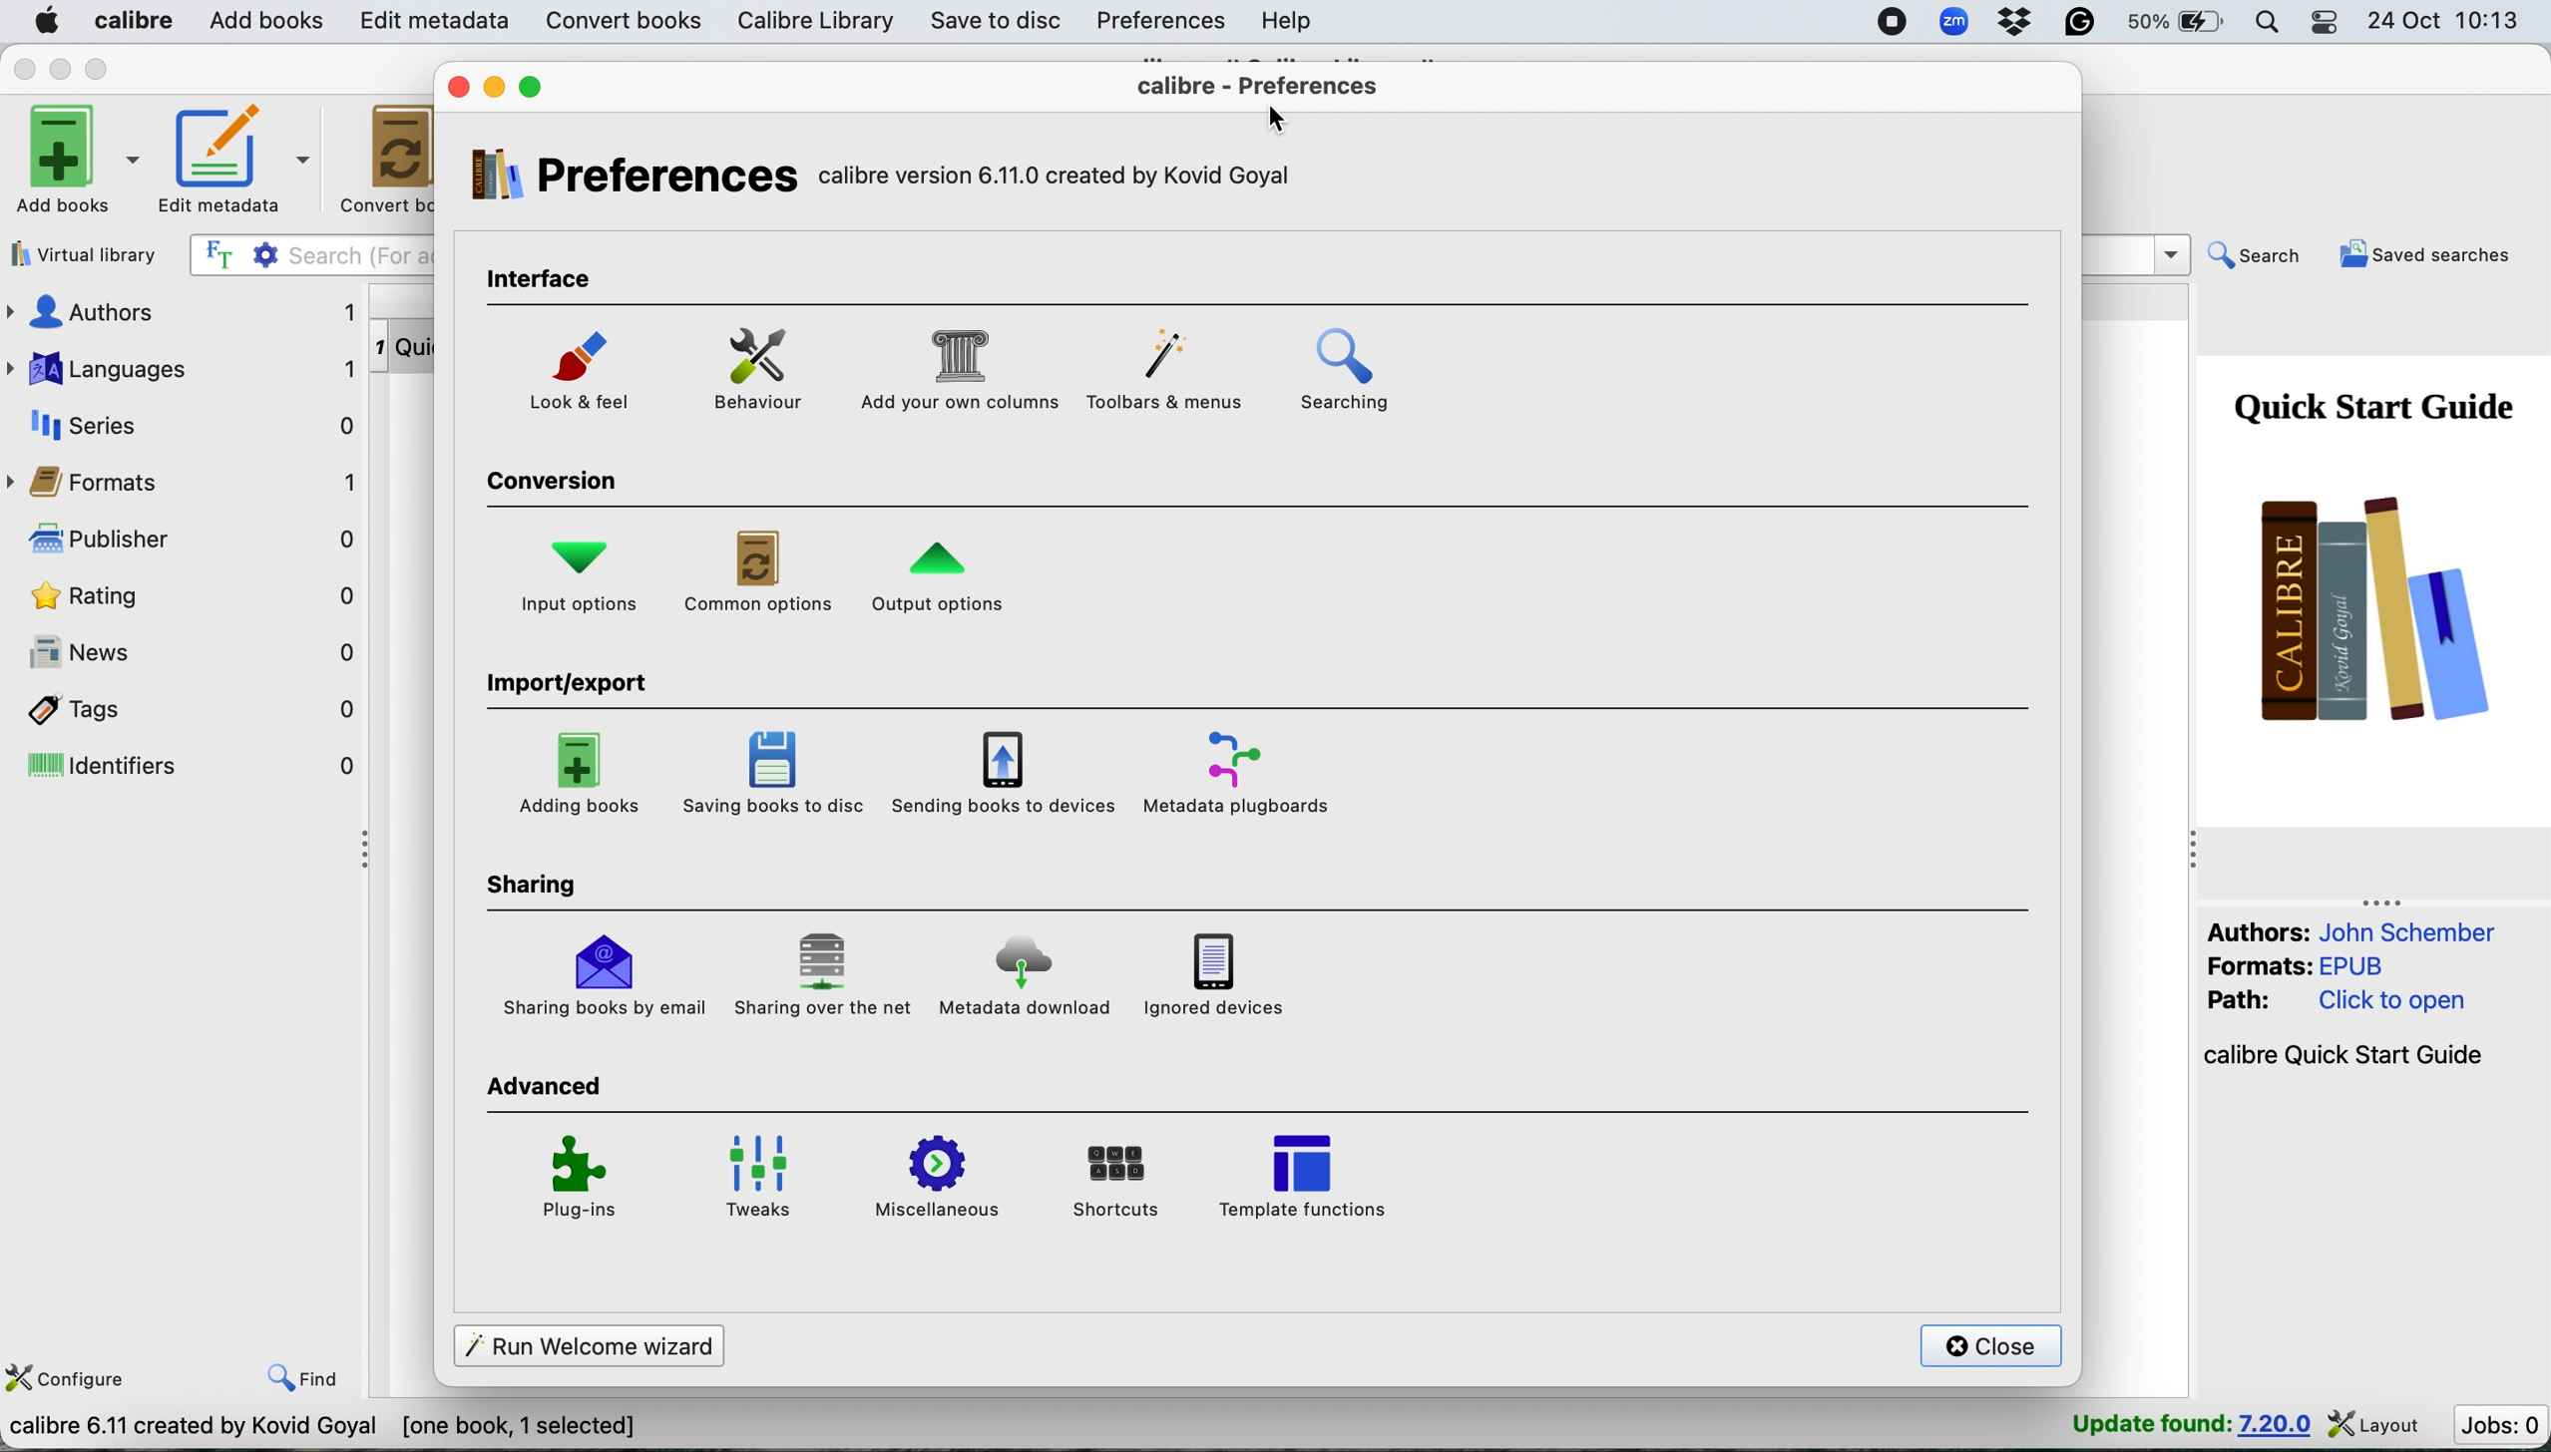  Describe the element at coordinates (944, 574) in the screenshot. I see `output options` at that location.